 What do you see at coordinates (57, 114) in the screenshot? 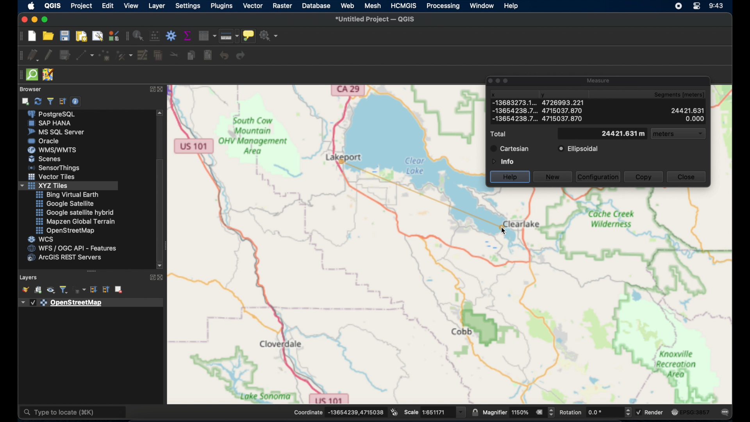
I see `postgre sql` at bounding box center [57, 114].